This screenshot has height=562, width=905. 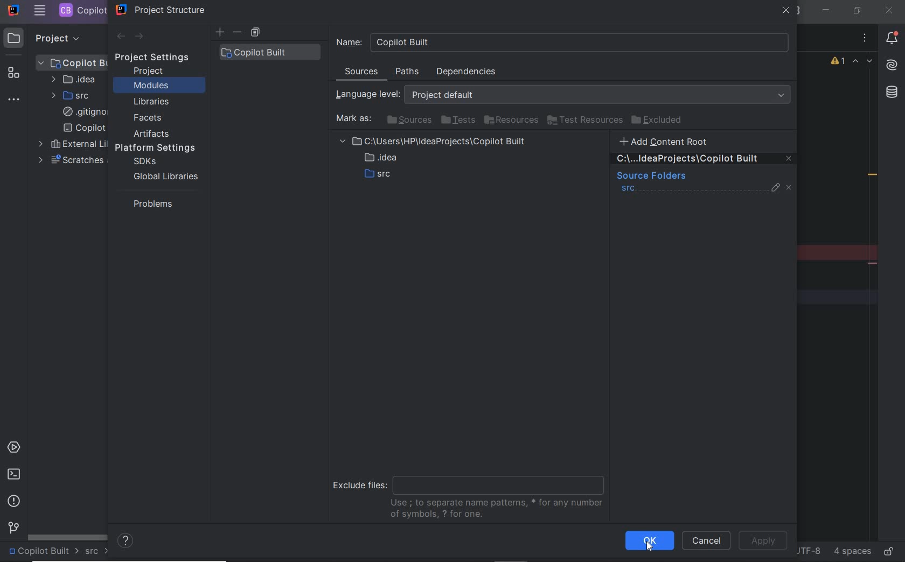 I want to click on back, so click(x=120, y=37).